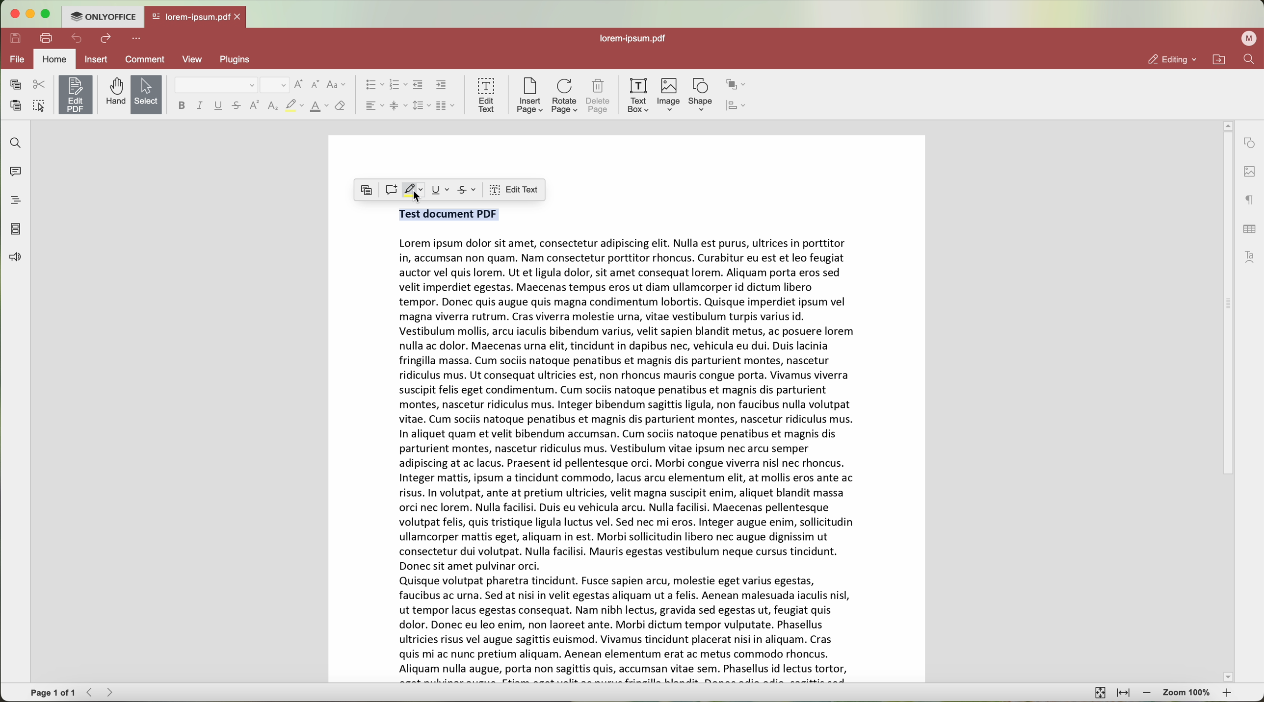 Image resolution: width=1264 pixels, height=702 pixels. I want to click on highlight color, so click(294, 106).